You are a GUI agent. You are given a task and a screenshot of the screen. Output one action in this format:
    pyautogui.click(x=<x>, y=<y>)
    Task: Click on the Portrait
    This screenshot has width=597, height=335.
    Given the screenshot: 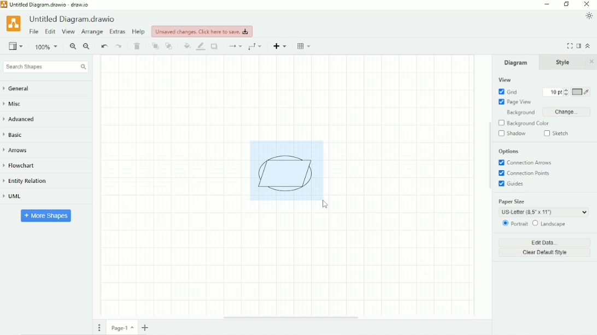 What is the action you would take?
    pyautogui.click(x=514, y=224)
    